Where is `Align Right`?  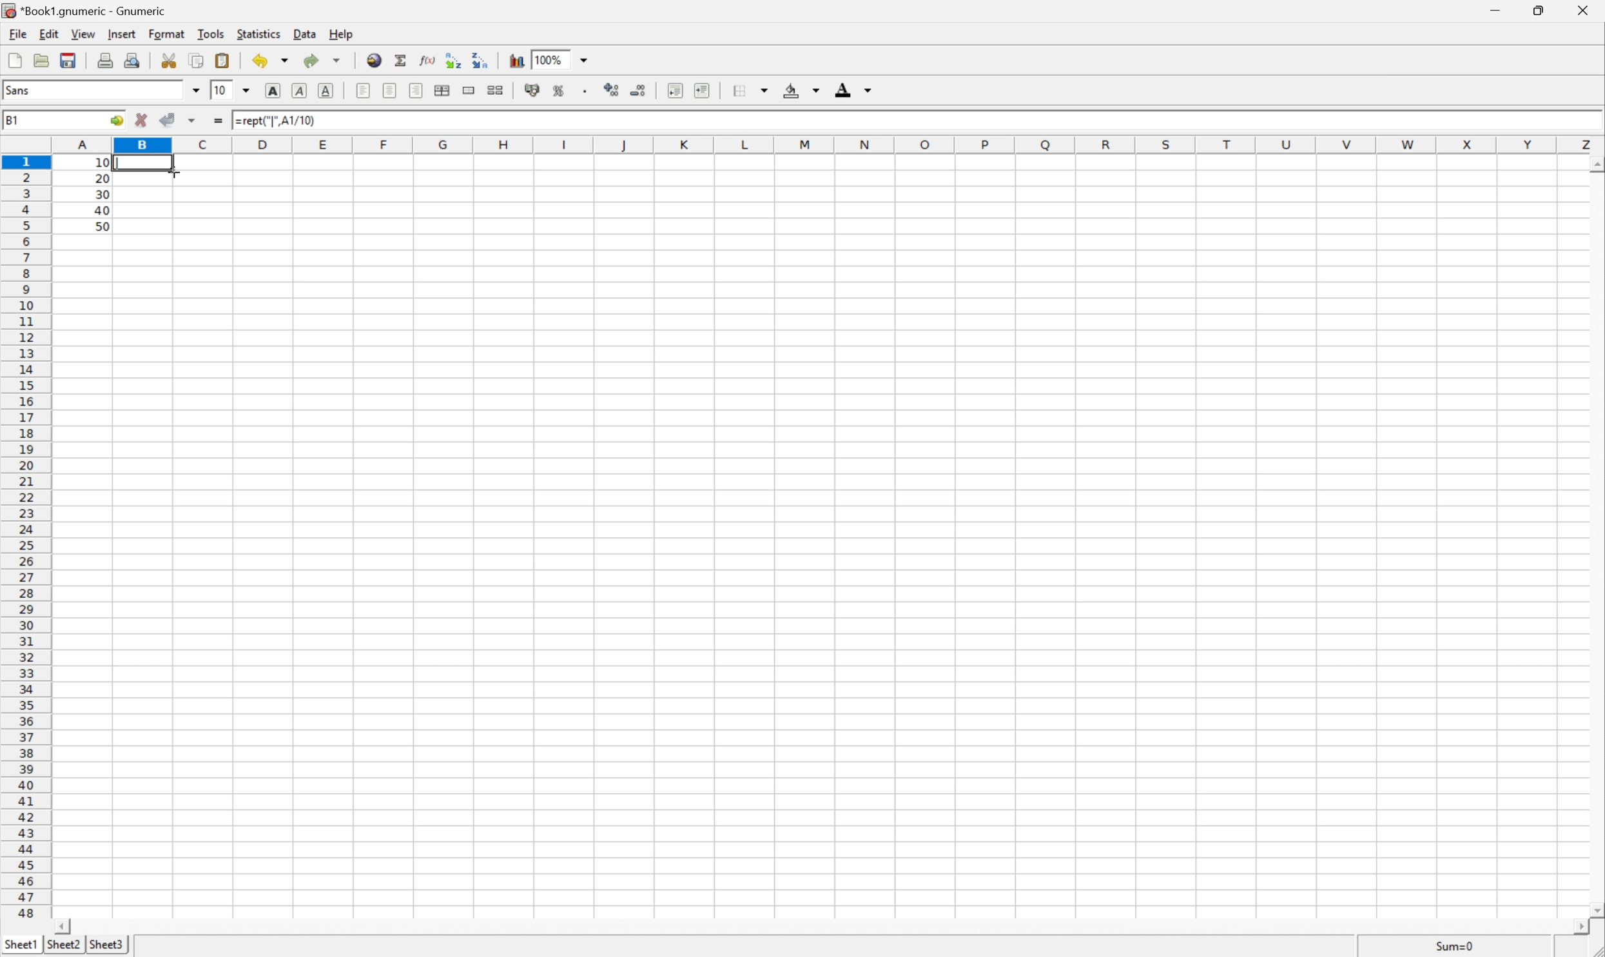
Align Right is located at coordinates (416, 90).